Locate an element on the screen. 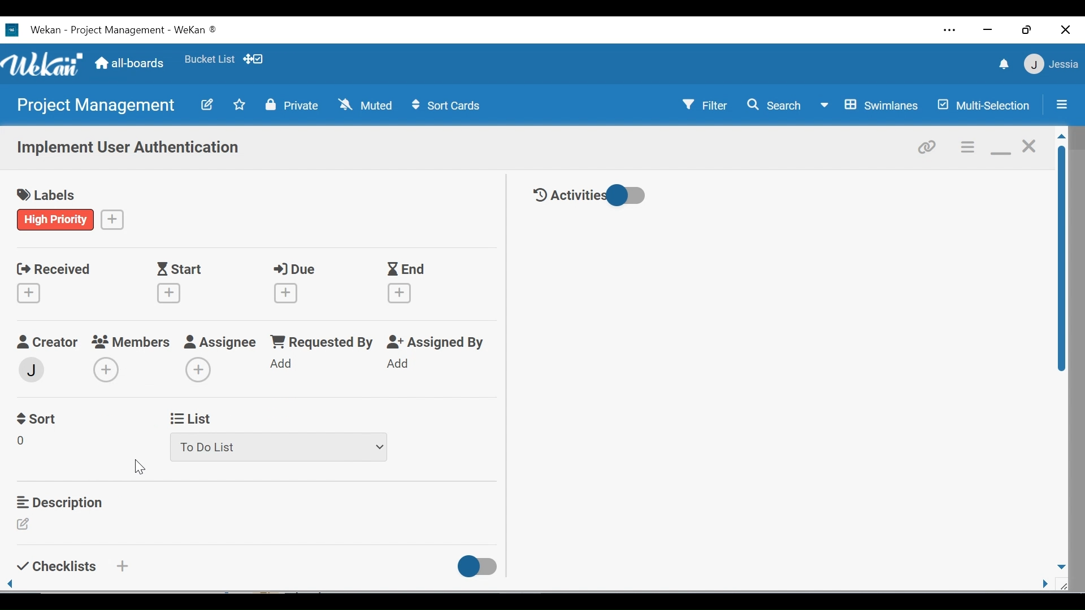 The image size is (1085, 610). Labels is located at coordinates (47, 192).